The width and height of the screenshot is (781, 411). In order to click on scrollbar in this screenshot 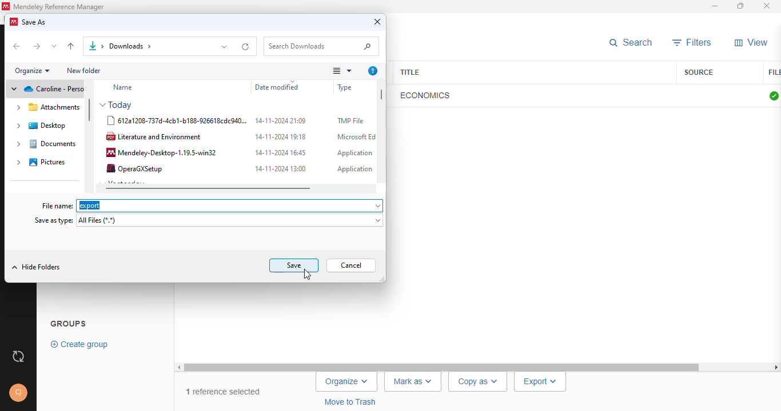, I will do `click(477, 367)`.